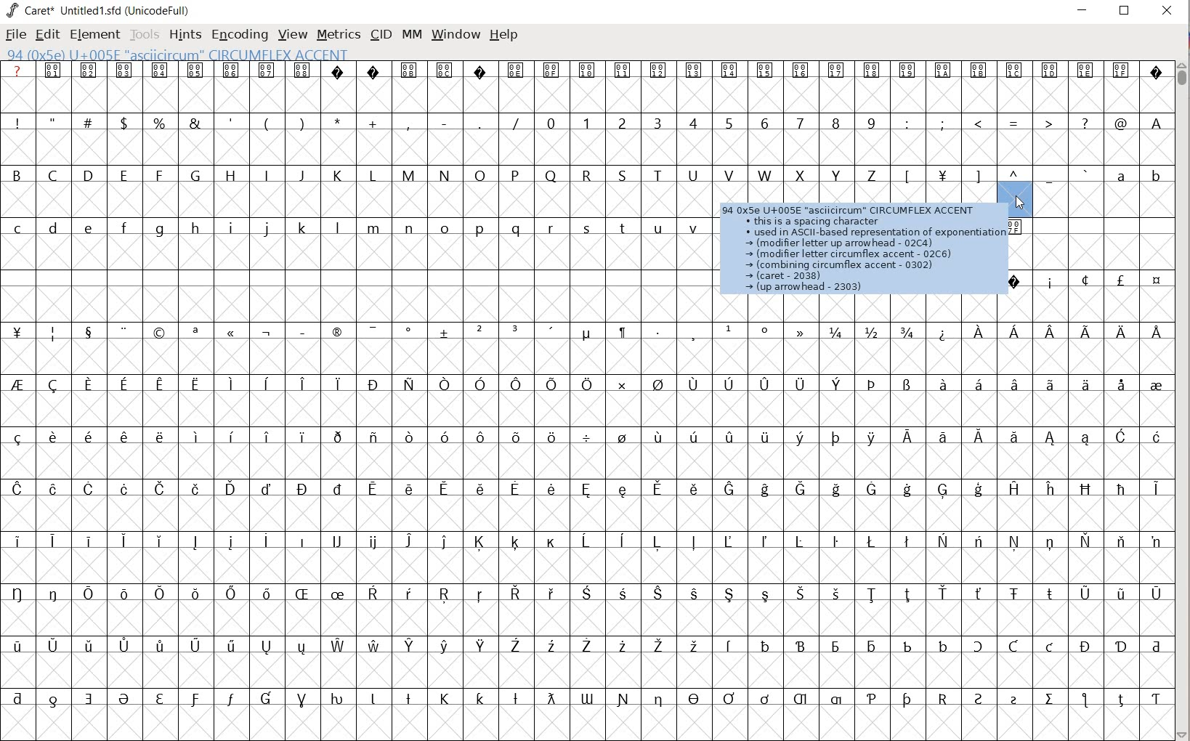 The width and height of the screenshot is (1190, 741). What do you see at coordinates (292, 35) in the screenshot?
I see `VIEW` at bounding box center [292, 35].